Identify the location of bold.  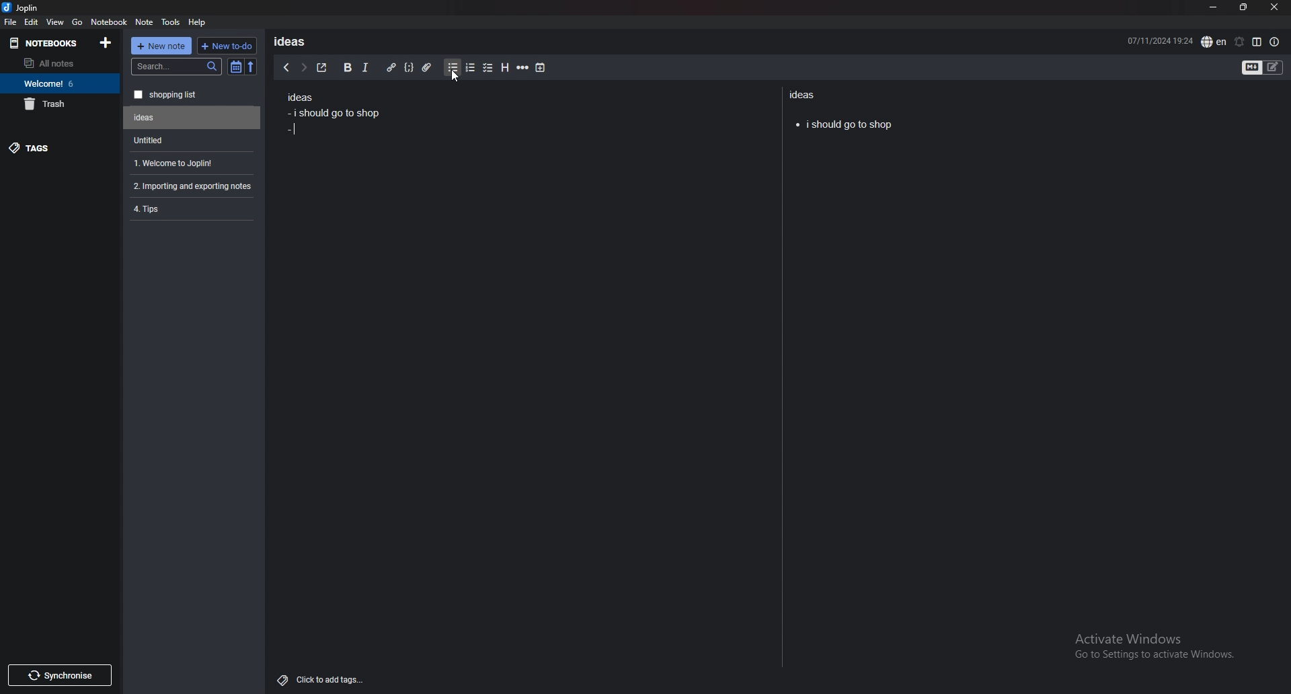
(346, 68).